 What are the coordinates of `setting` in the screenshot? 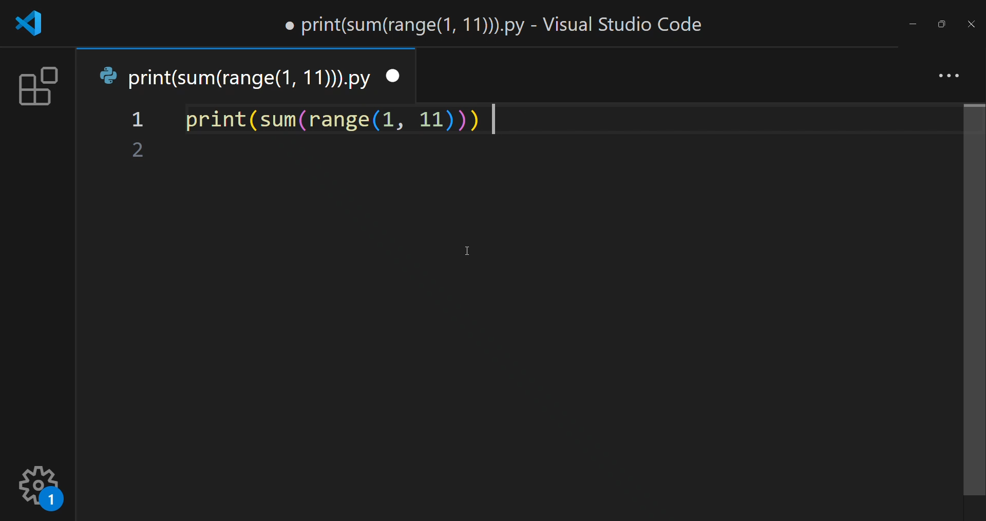 It's located at (42, 486).